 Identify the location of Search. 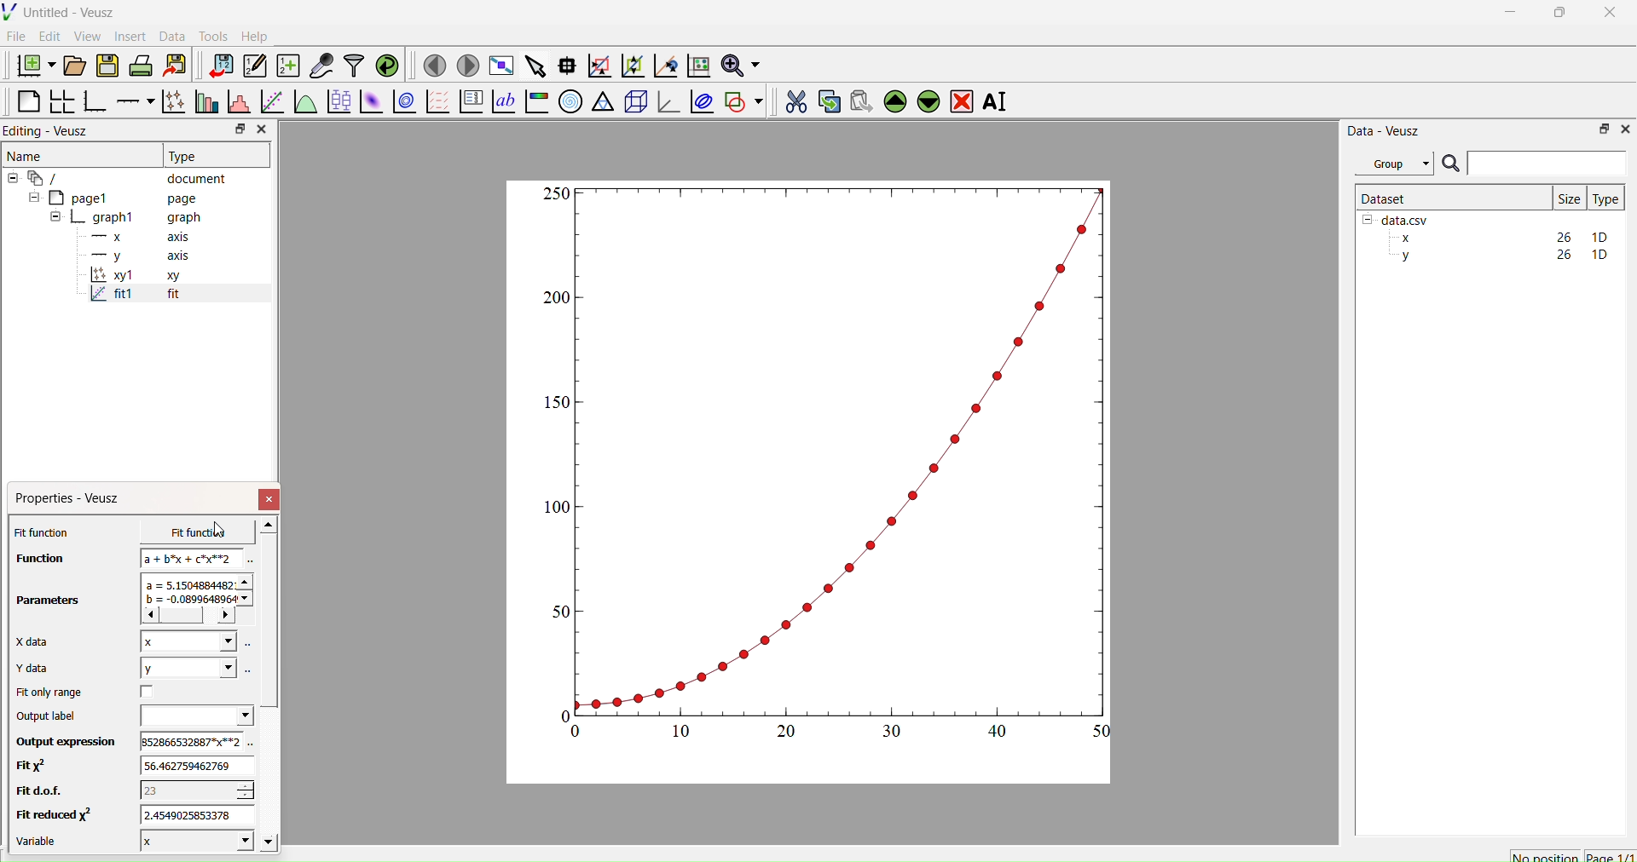
(1450, 164).